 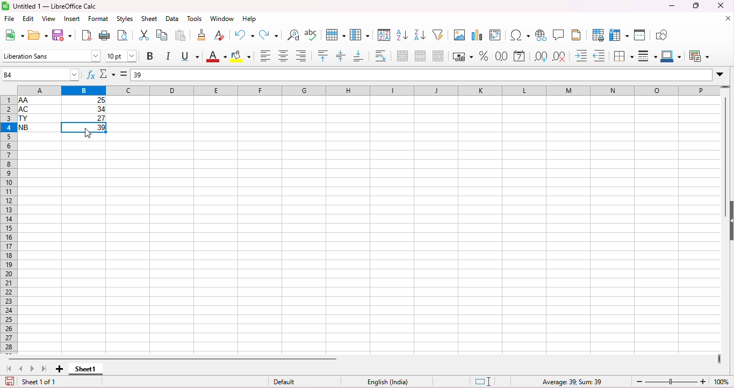 What do you see at coordinates (384, 380) in the screenshot?
I see `language` at bounding box center [384, 380].